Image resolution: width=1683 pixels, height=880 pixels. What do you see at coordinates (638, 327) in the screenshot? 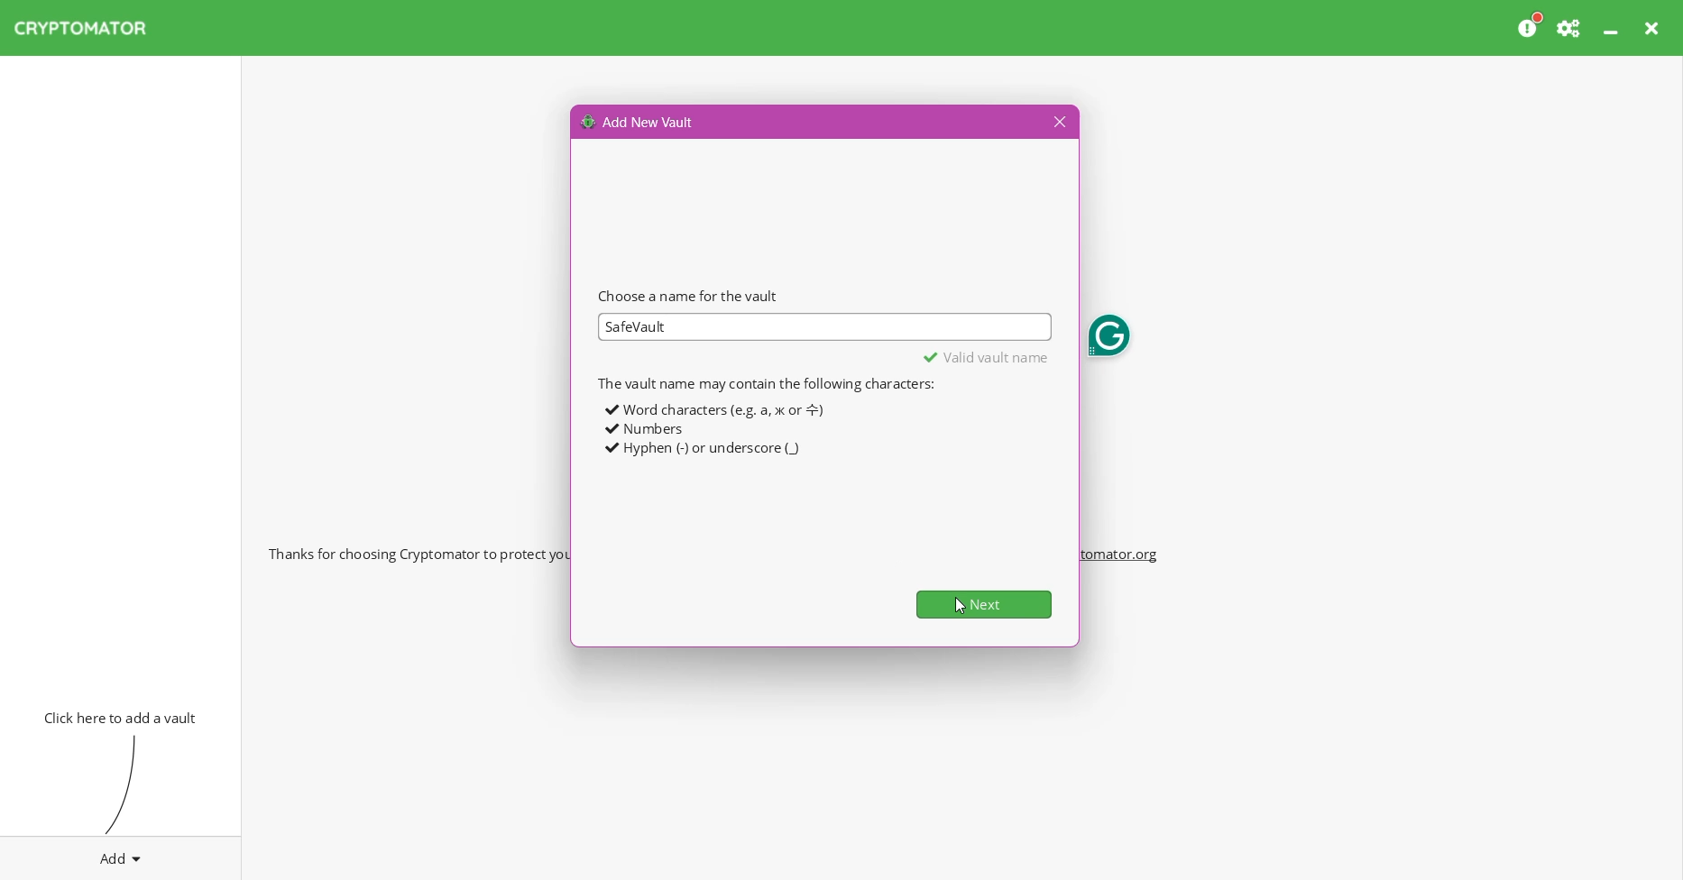
I see `SafeVault` at bounding box center [638, 327].